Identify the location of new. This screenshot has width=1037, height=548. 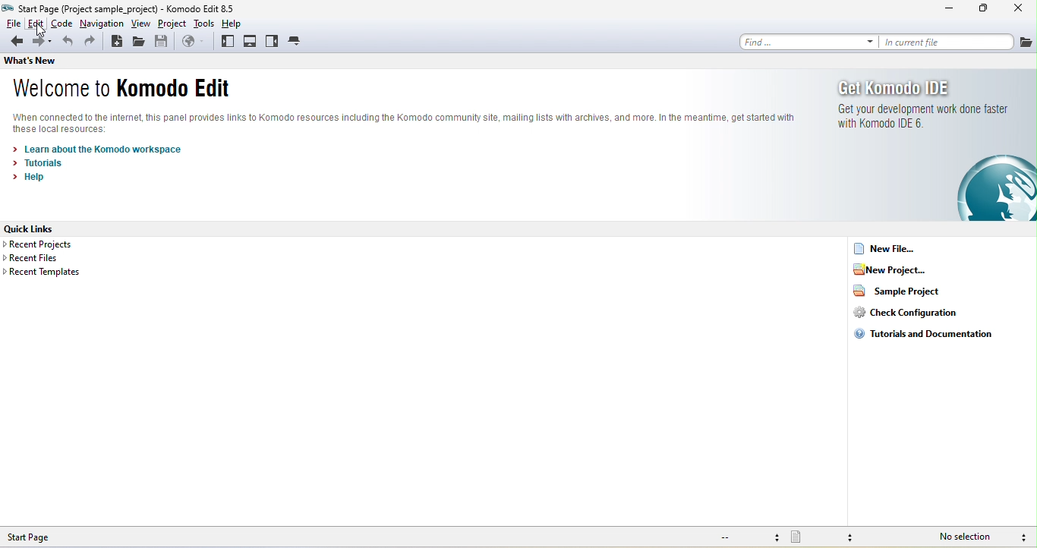
(116, 43).